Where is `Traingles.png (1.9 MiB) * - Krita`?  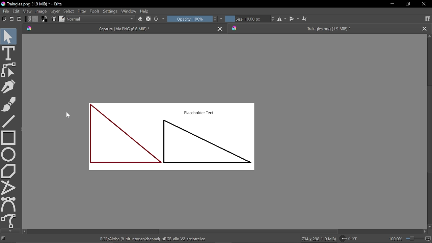
Traingles.png (1.9 MiB) * - Krita is located at coordinates (33, 4).